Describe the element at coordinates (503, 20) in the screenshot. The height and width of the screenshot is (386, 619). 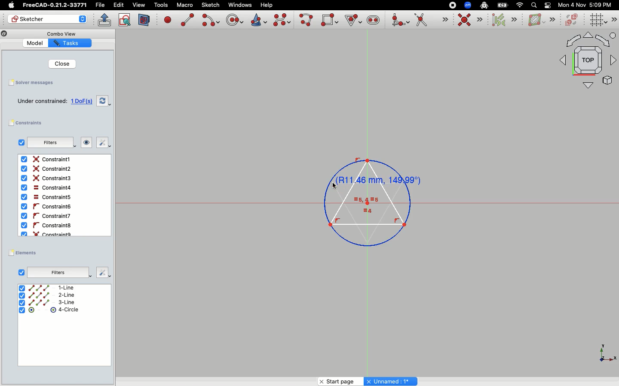
I see `Select associated constraints` at that location.